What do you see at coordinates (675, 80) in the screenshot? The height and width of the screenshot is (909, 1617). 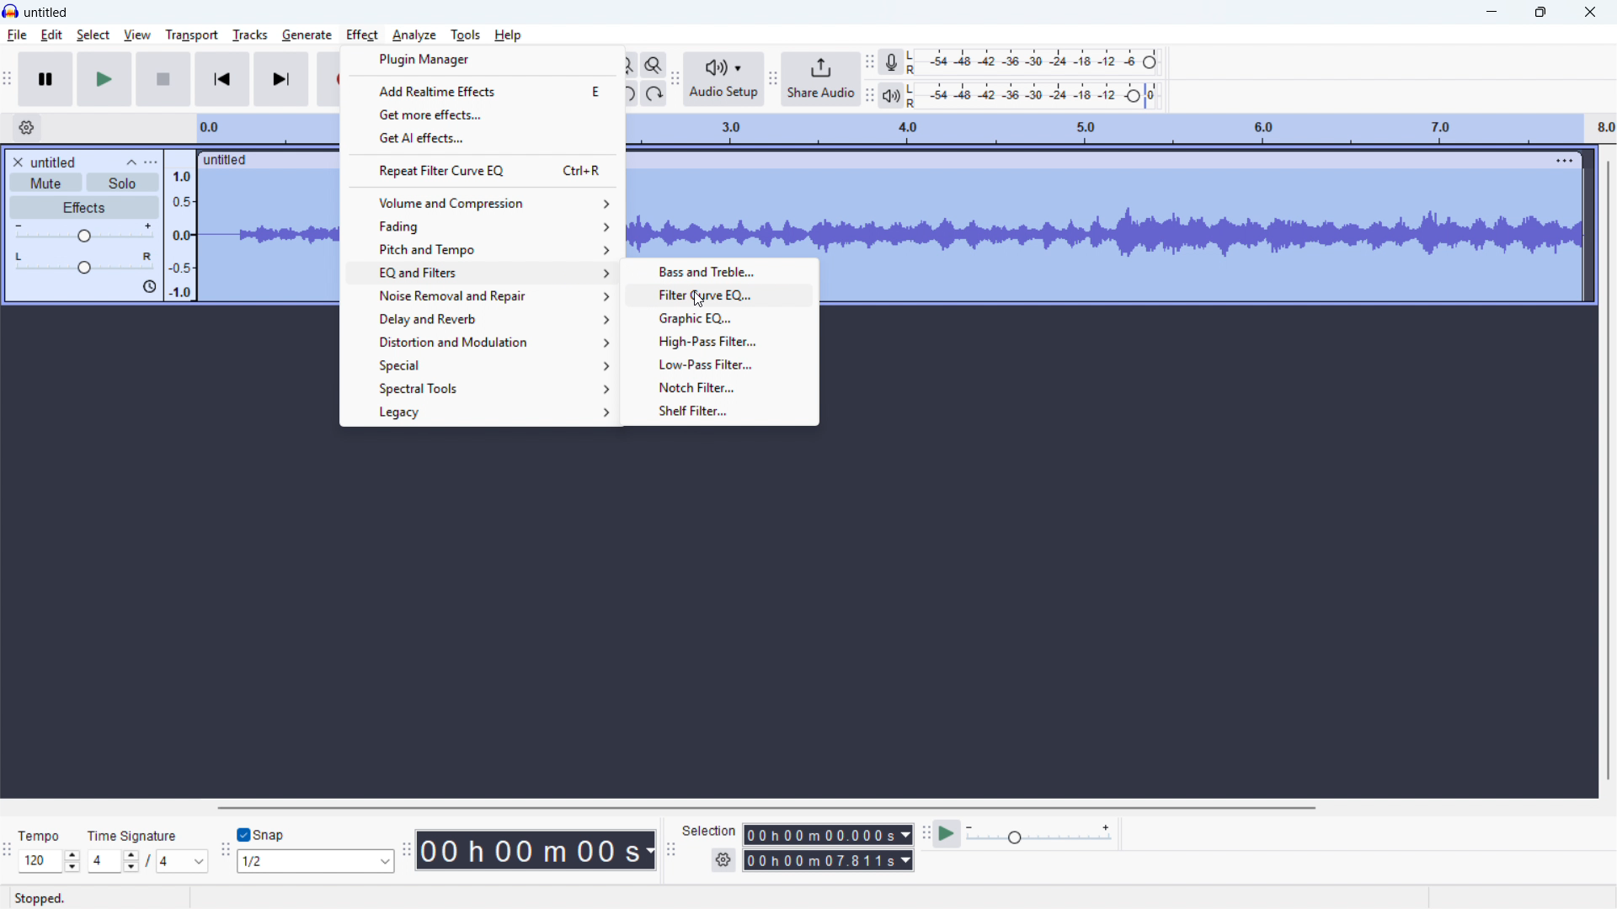 I see `Audio setup toolbar ` at bounding box center [675, 80].